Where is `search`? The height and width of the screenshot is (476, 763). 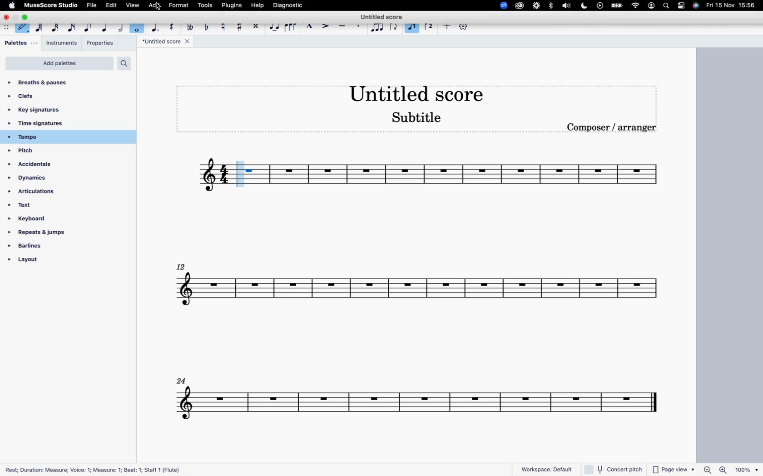 search is located at coordinates (665, 6).